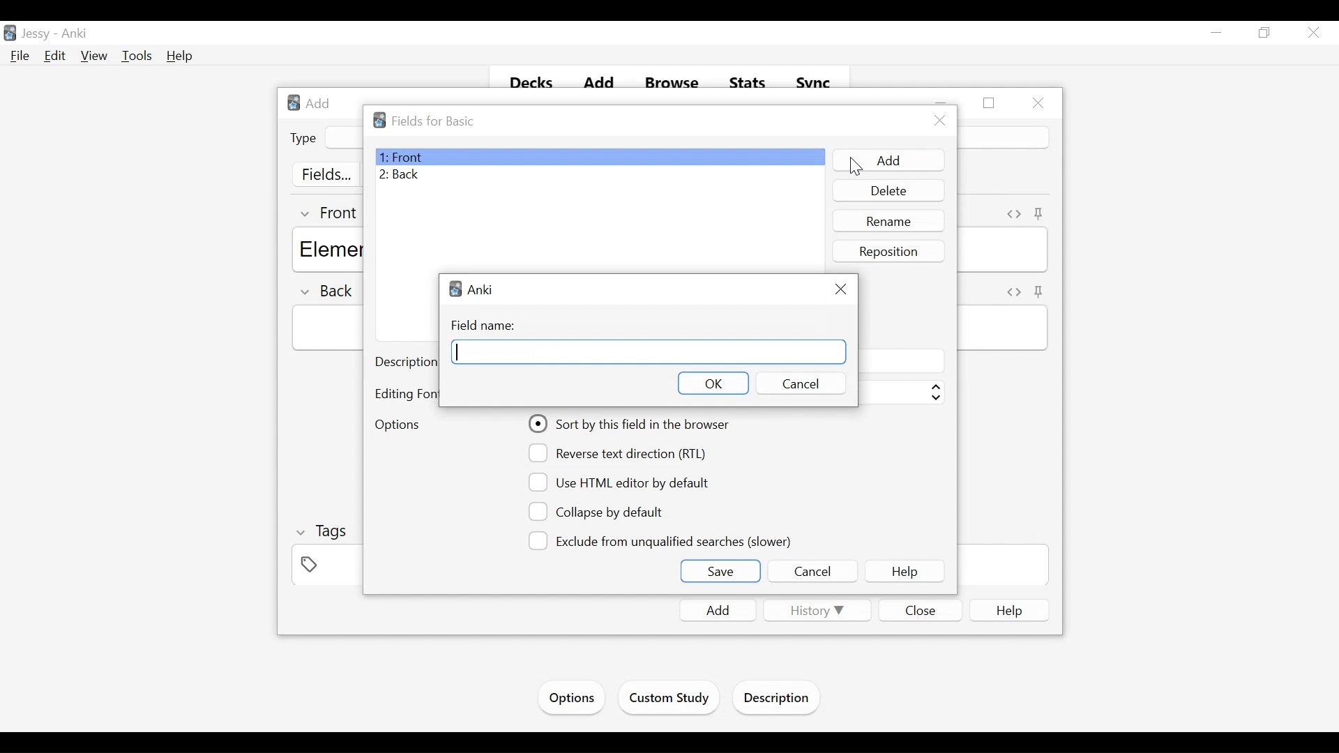 The width and height of the screenshot is (1339, 753). What do you see at coordinates (662, 540) in the screenshot?
I see `(un)select Exclude from unqualified searches (slower)` at bounding box center [662, 540].